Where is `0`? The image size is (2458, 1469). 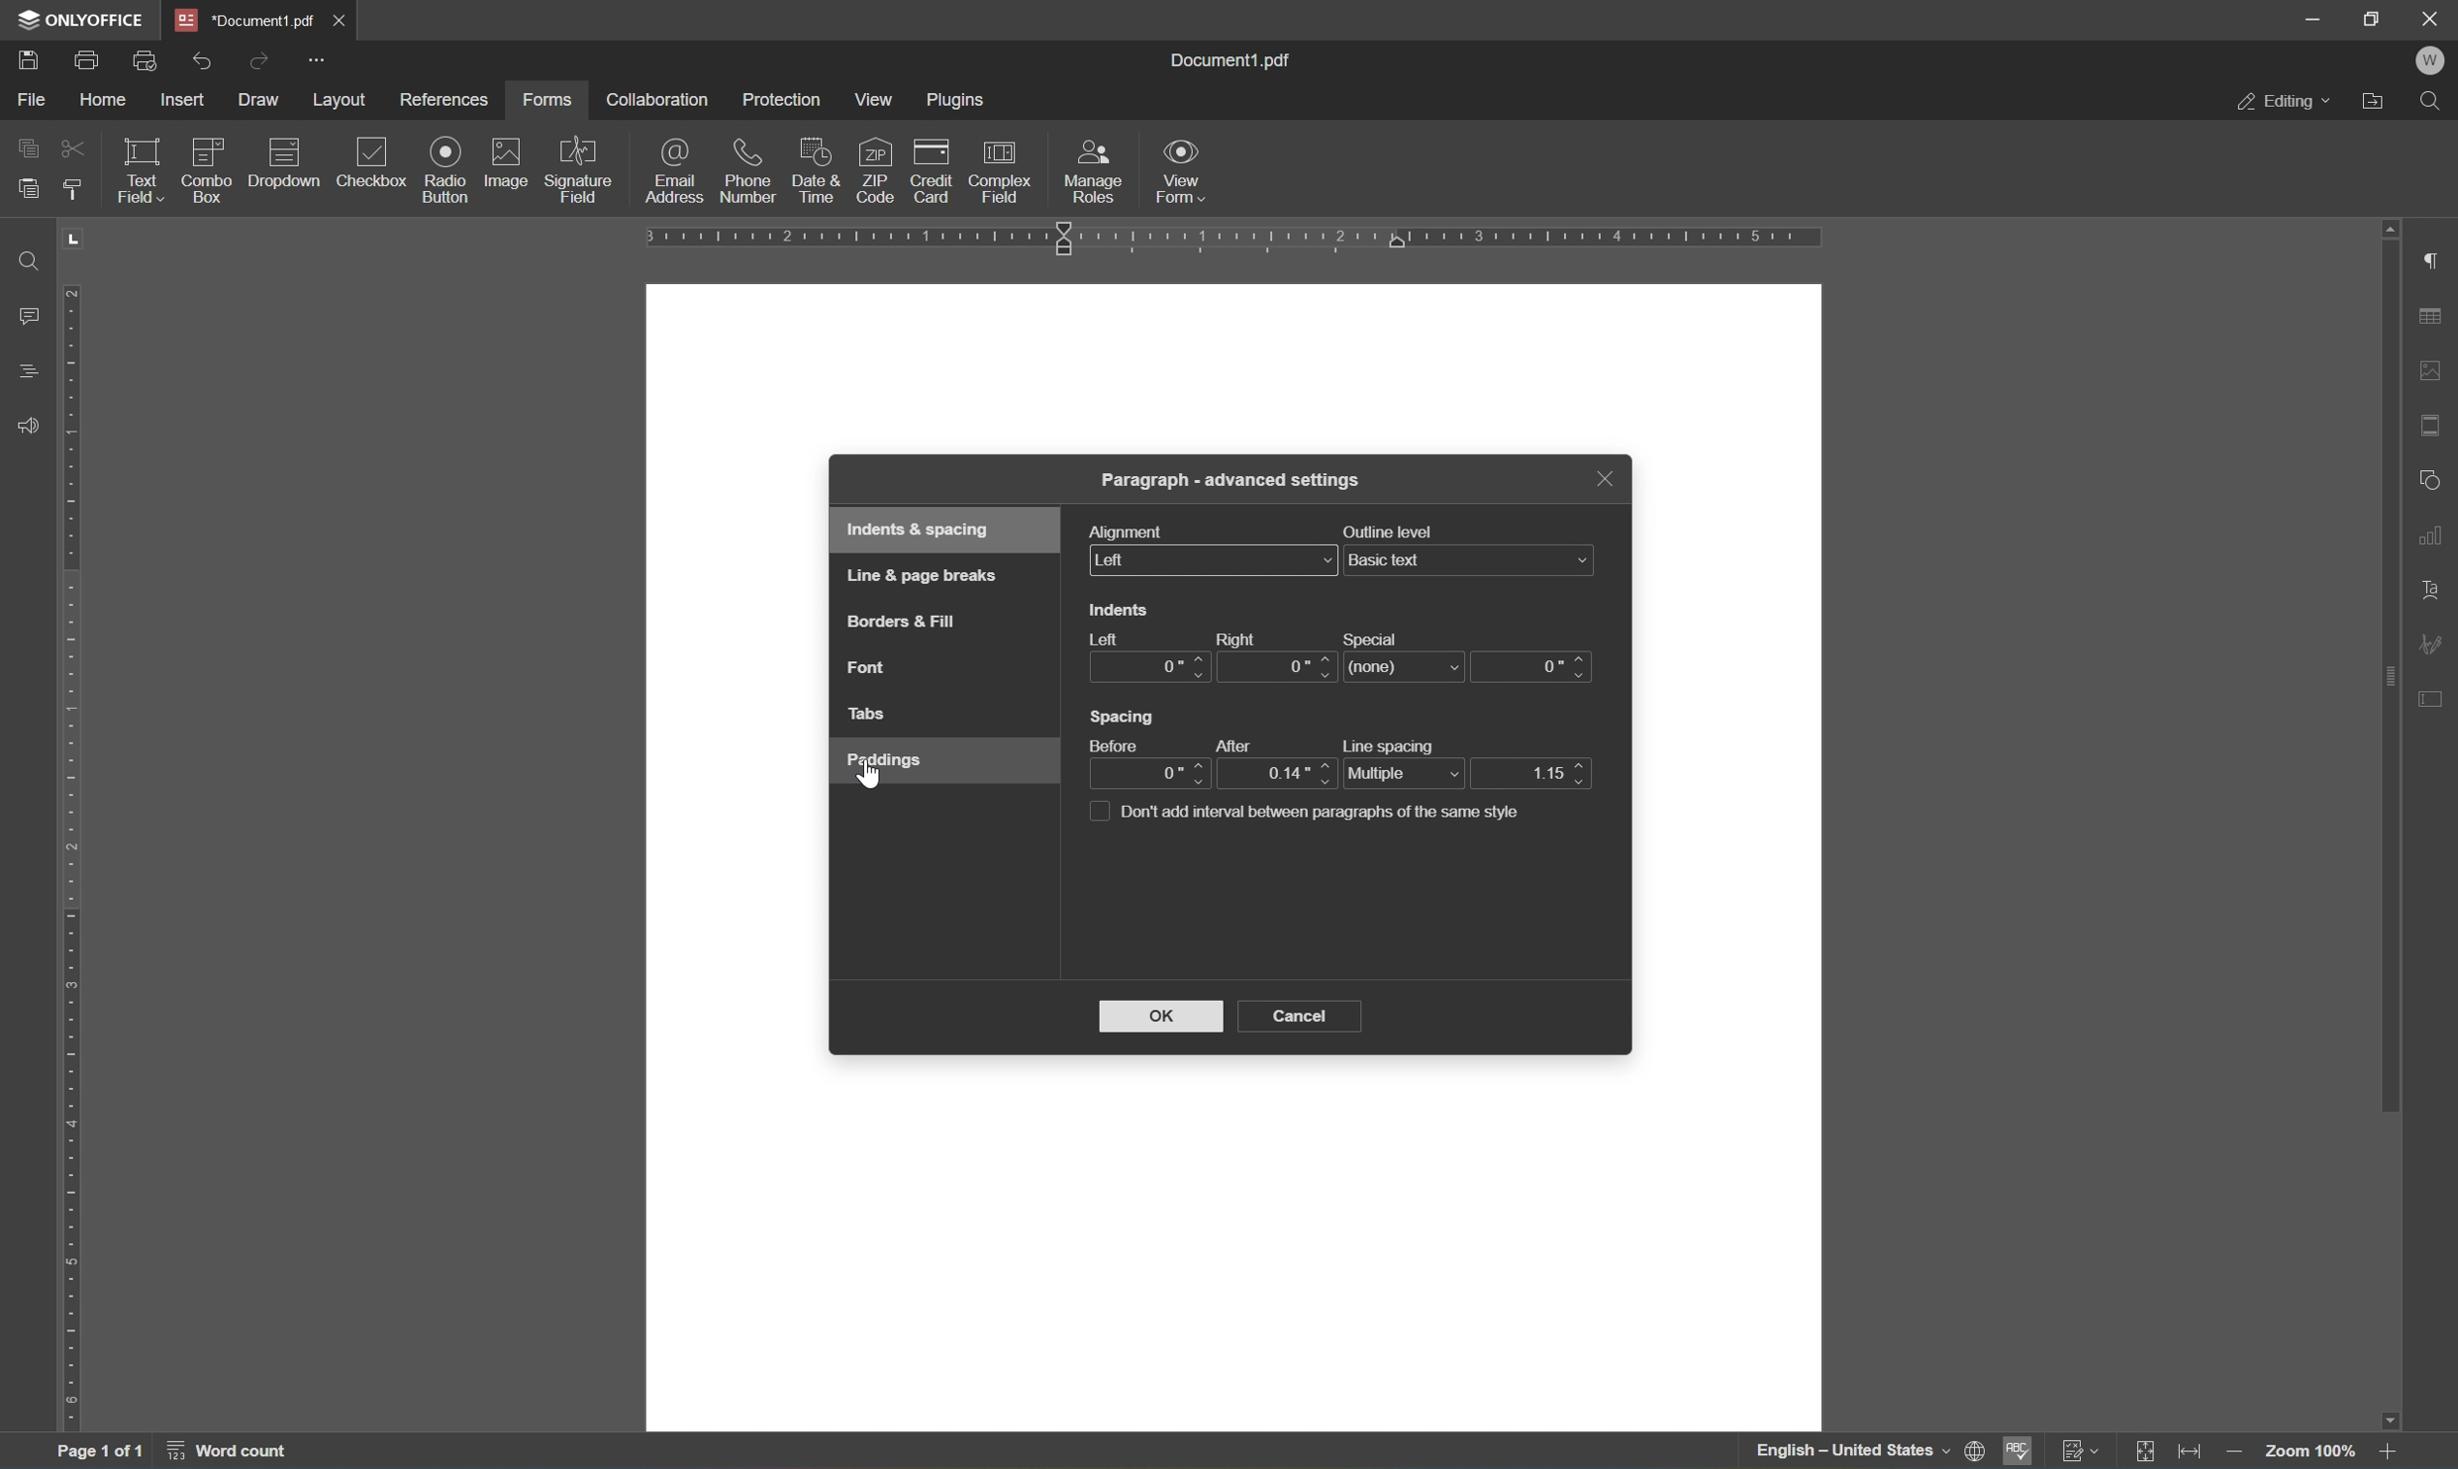 0 is located at coordinates (1143, 773).